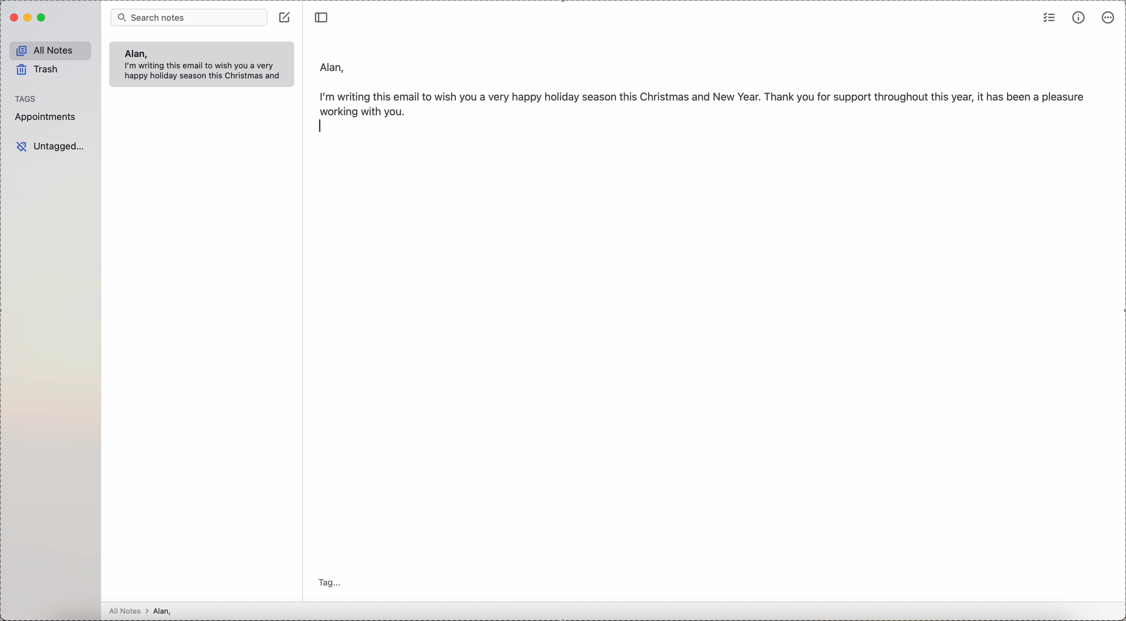  What do you see at coordinates (1050, 17) in the screenshot?
I see `check list` at bounding box center [1050, 17].